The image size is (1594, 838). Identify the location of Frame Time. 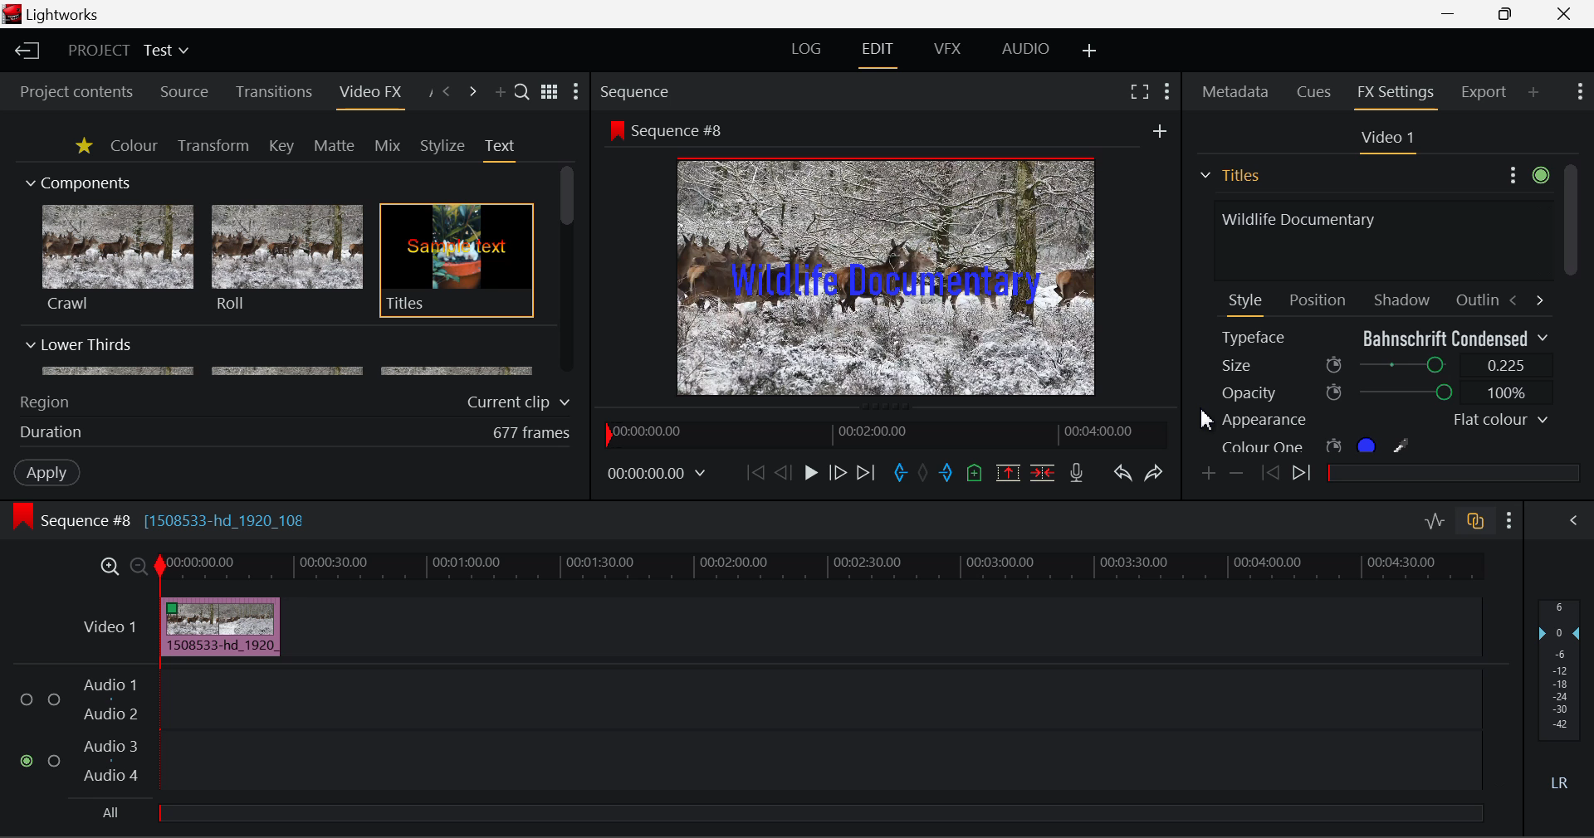
(658, 475).